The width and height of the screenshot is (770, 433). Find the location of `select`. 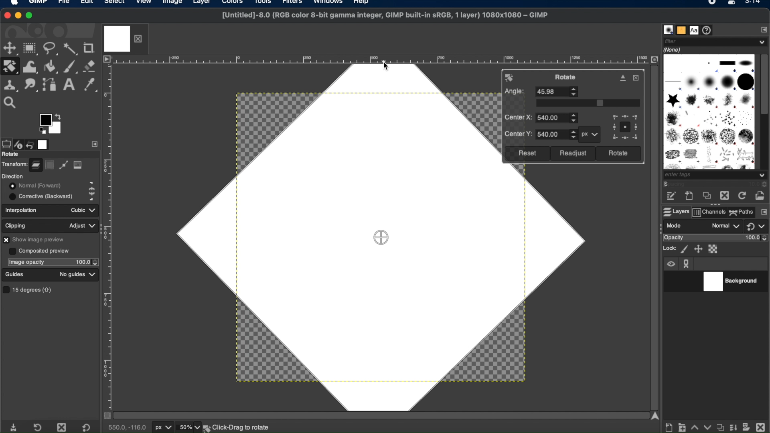

select is located at coordinates (114, 3).